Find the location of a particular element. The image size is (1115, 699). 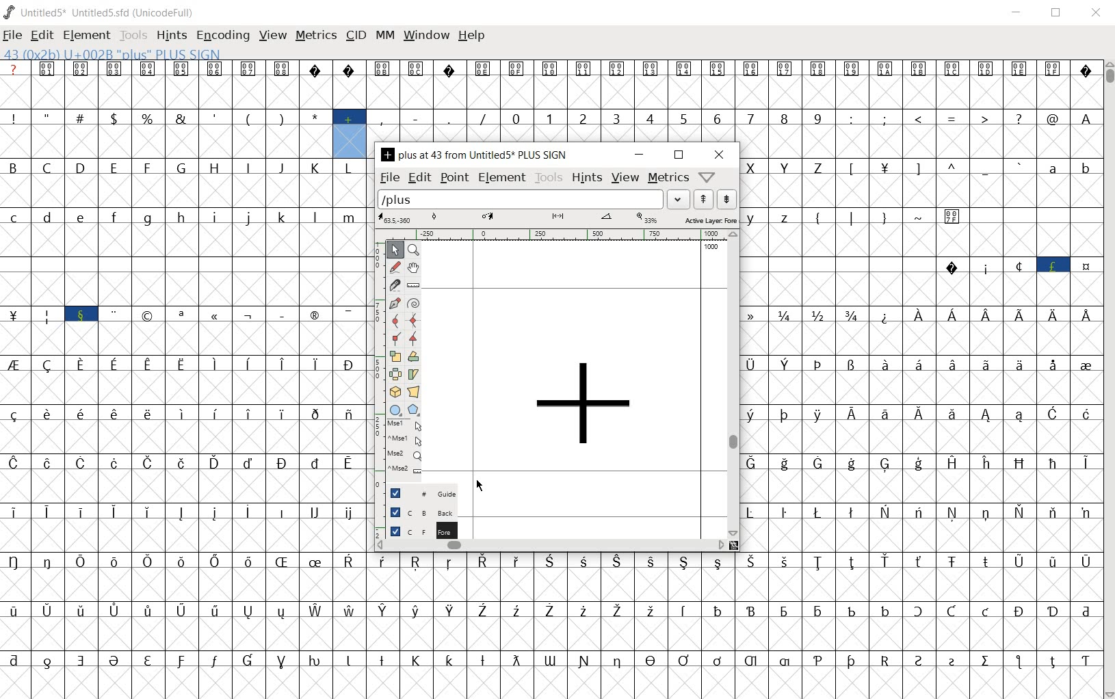

 is located at coordinates (183, 381).